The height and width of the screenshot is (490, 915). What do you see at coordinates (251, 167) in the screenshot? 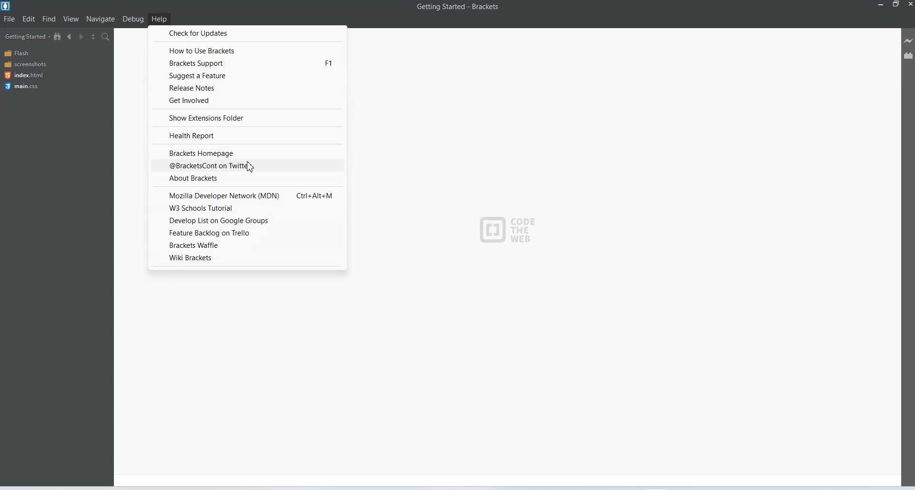
I see `Cursor` at bounding box center [251, 167].